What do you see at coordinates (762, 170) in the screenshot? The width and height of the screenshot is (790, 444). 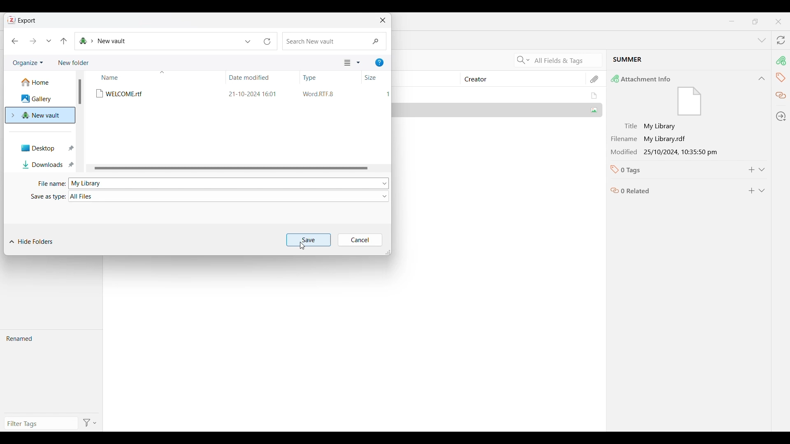 I see `Expand` at bounding box center [762, 170].